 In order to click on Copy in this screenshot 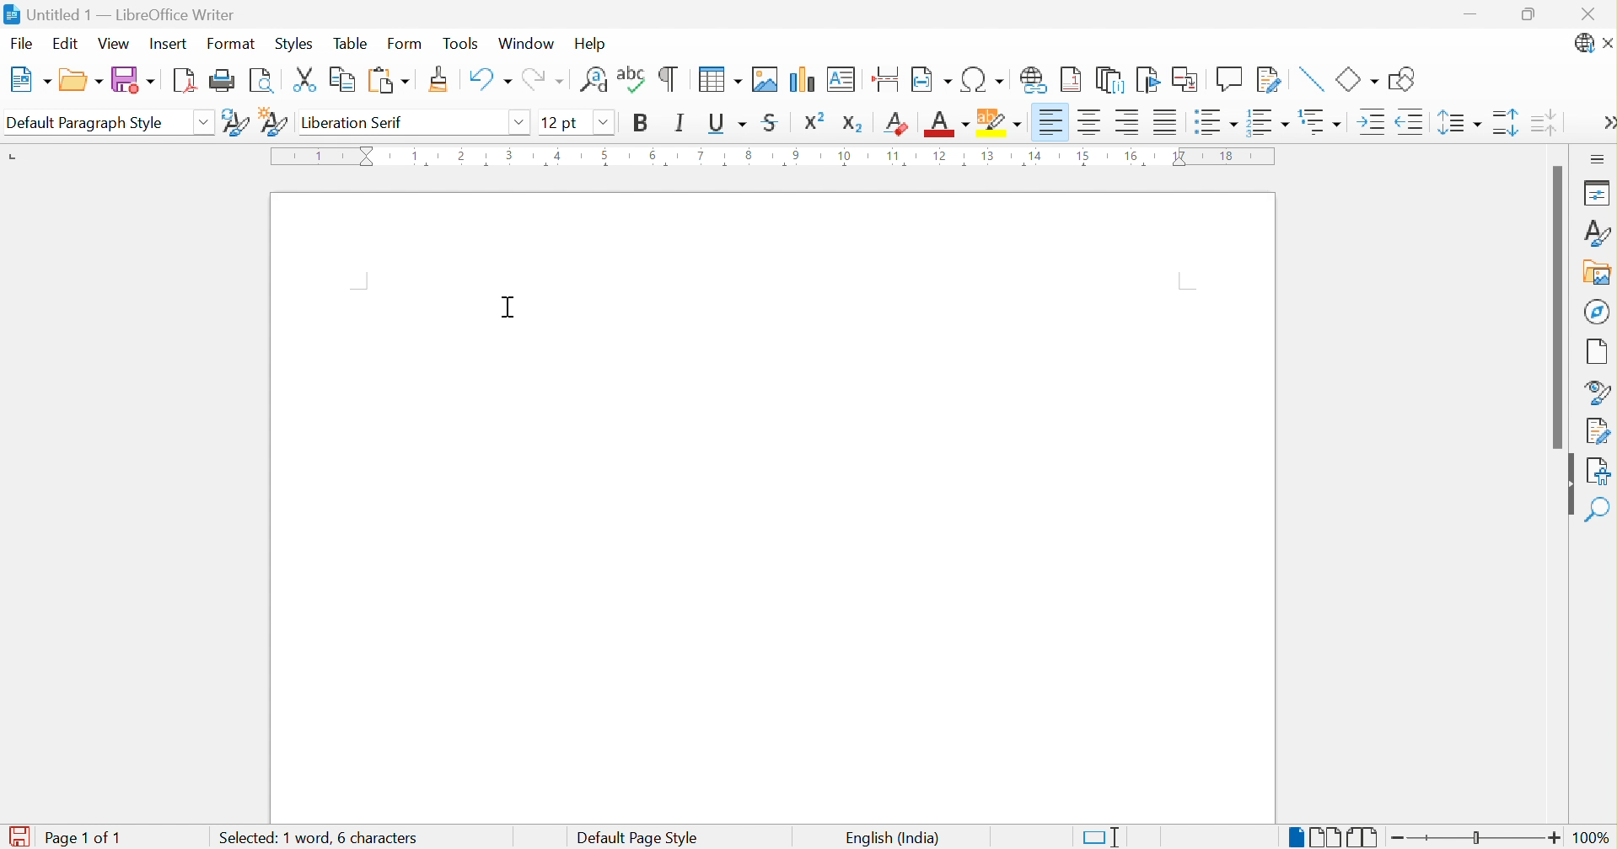, I will do `click(341, 80)`.